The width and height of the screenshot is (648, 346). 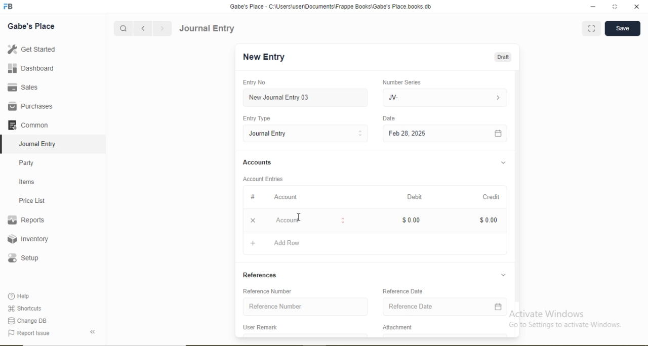 What do you see at coordinates (263, 57) in the screenshot?
I see `New Entry` at bounding box center [263, 57].